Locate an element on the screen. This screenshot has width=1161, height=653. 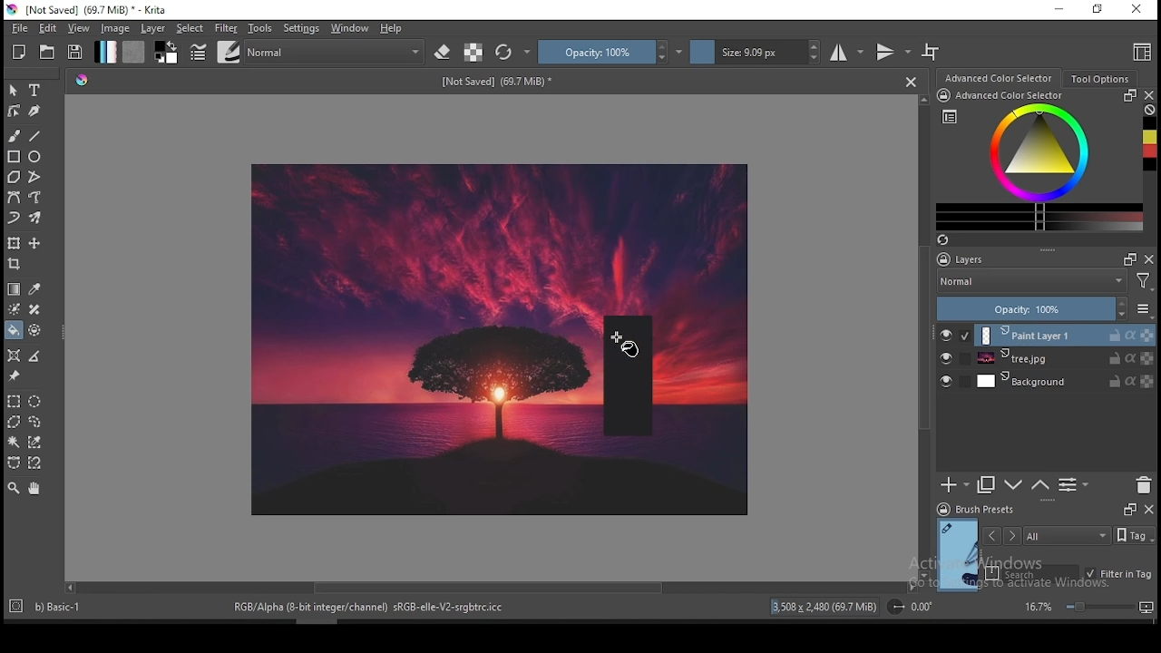
horizontal mirror tool is located at coordinates (848, 52).